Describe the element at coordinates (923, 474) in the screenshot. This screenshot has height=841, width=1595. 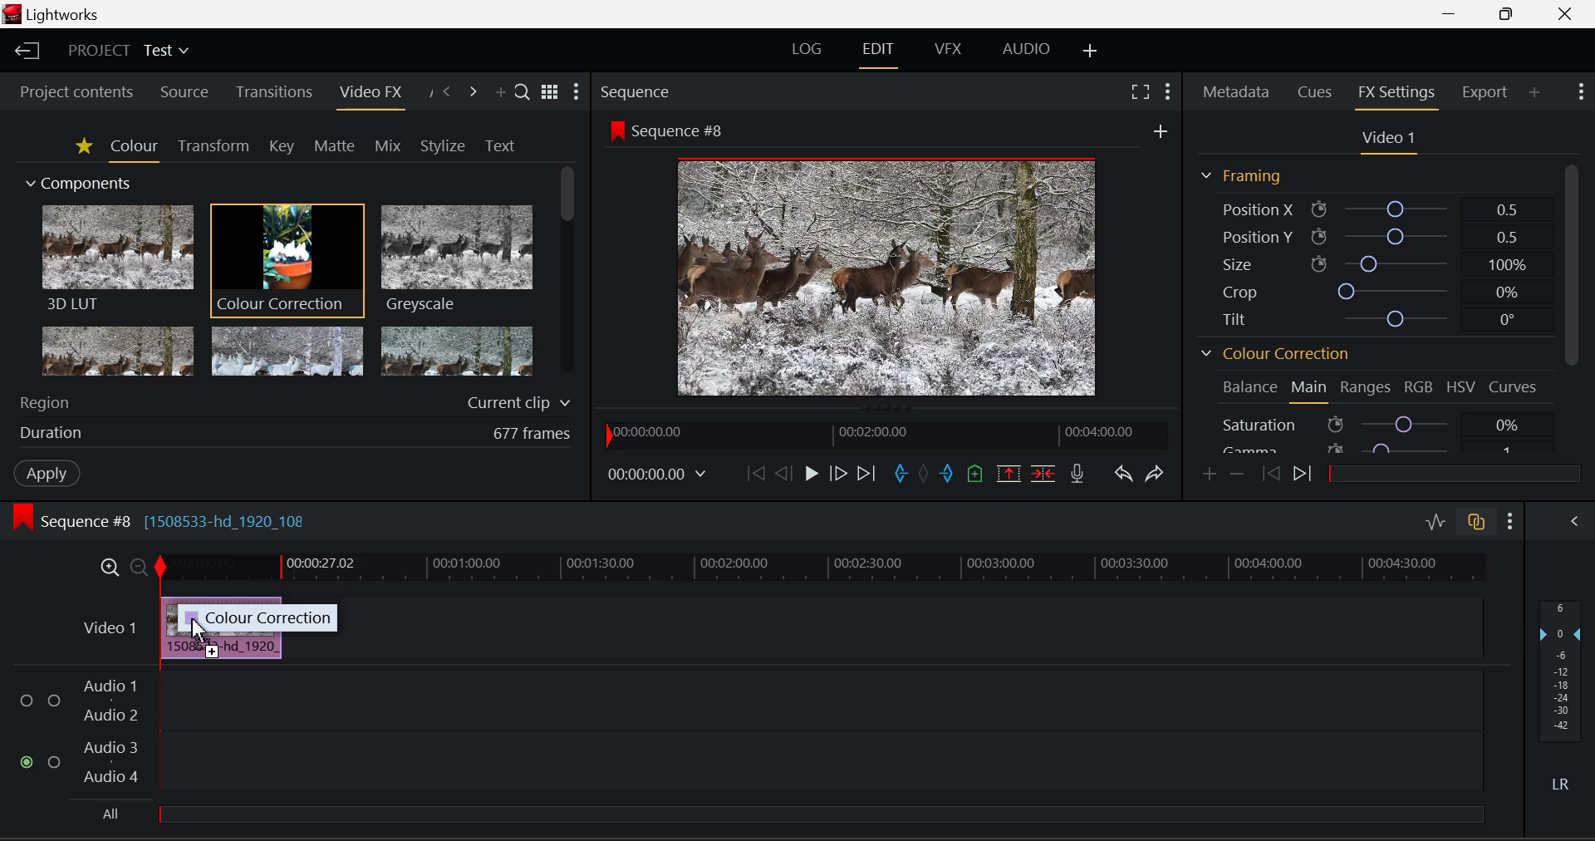
I see `Remove all marks` at that location.